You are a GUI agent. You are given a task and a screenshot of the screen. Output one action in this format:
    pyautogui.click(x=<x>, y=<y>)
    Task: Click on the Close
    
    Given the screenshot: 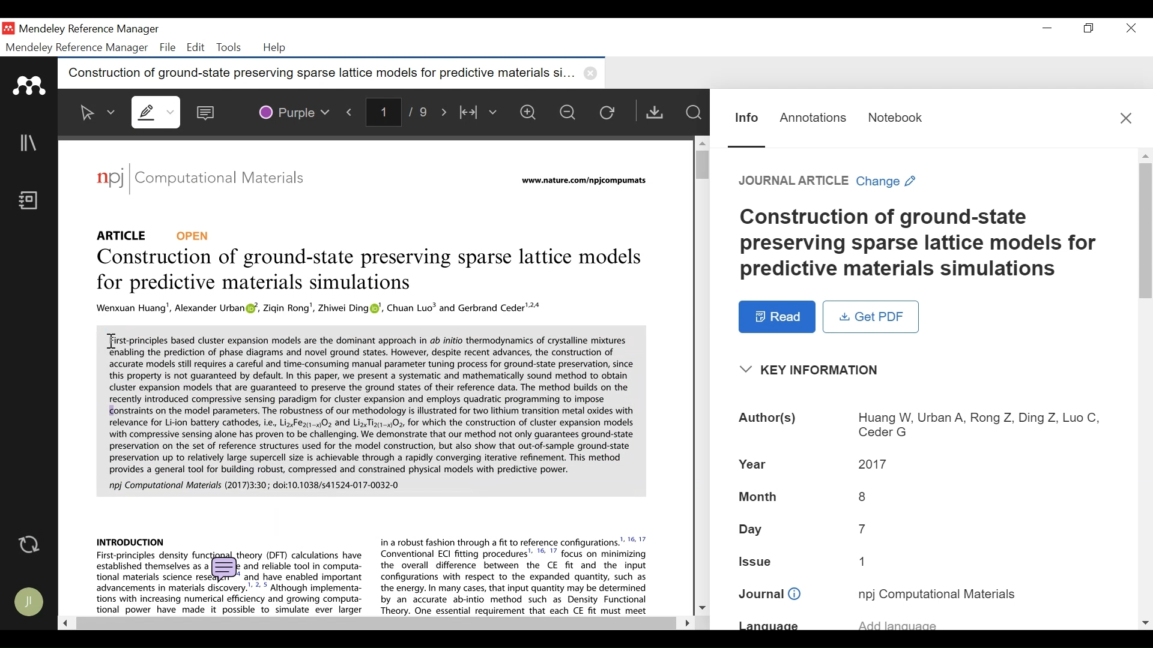 What is the action you would take?
    pyautogui.click(x=1126, y=118)
    